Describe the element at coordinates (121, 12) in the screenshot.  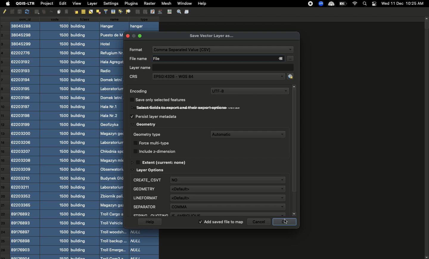
I see `Align Bottom` at that location.